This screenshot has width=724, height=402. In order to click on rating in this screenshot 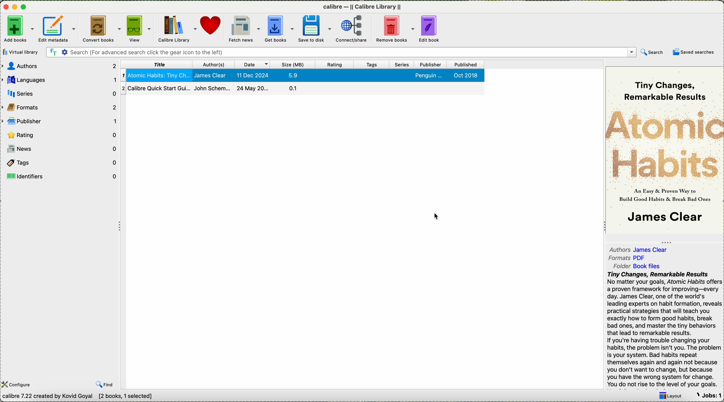, I will do `click(62, 135)`.